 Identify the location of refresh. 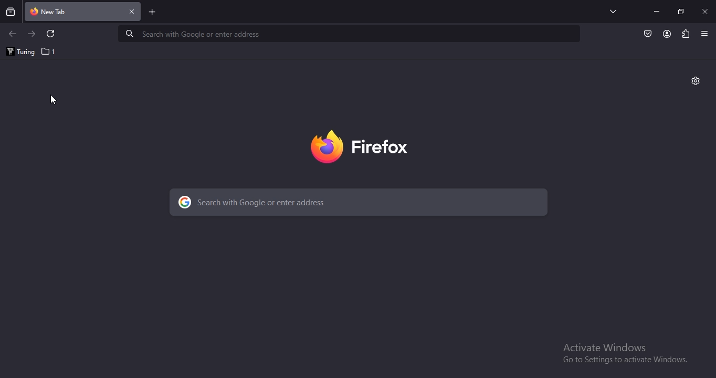
(51, 34).